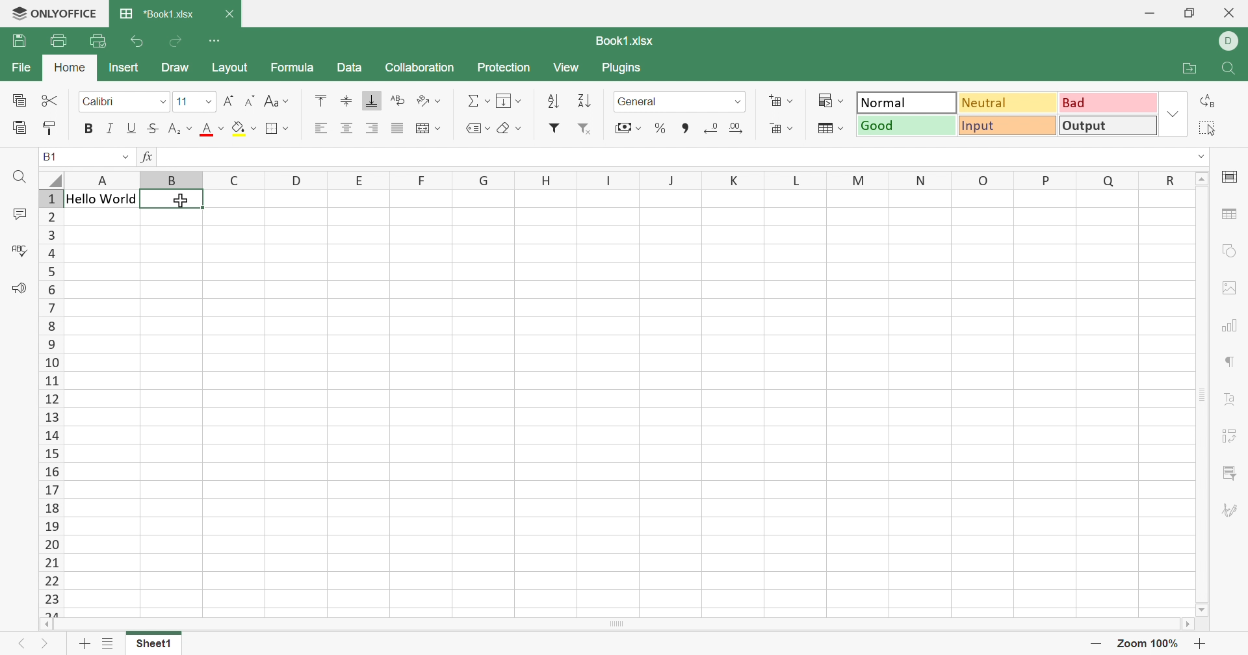  I want to click on Find, so click(1232, 70).